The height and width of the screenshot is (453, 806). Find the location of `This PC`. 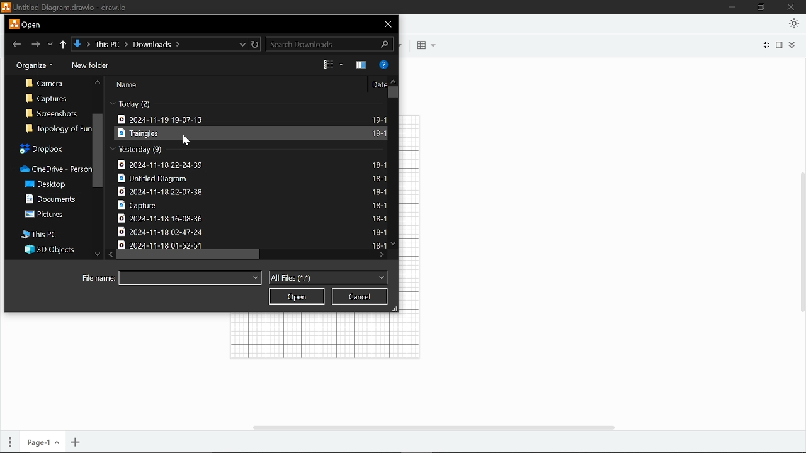

This PC is located at coordinates (40, 235).